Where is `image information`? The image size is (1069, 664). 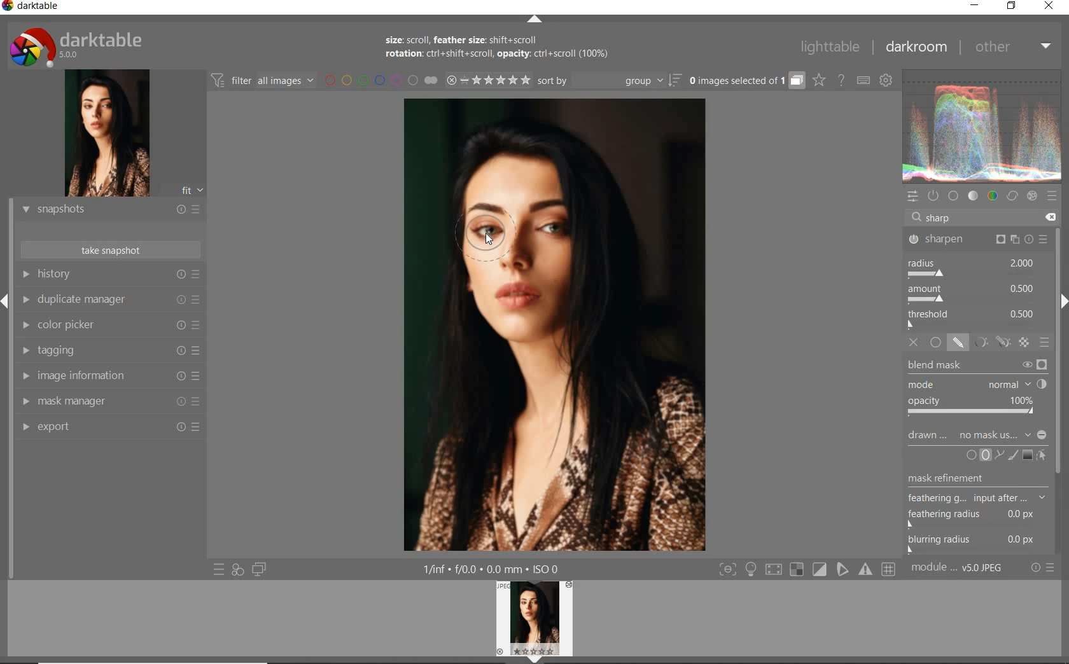
image information is located at coordinates (109, 376).